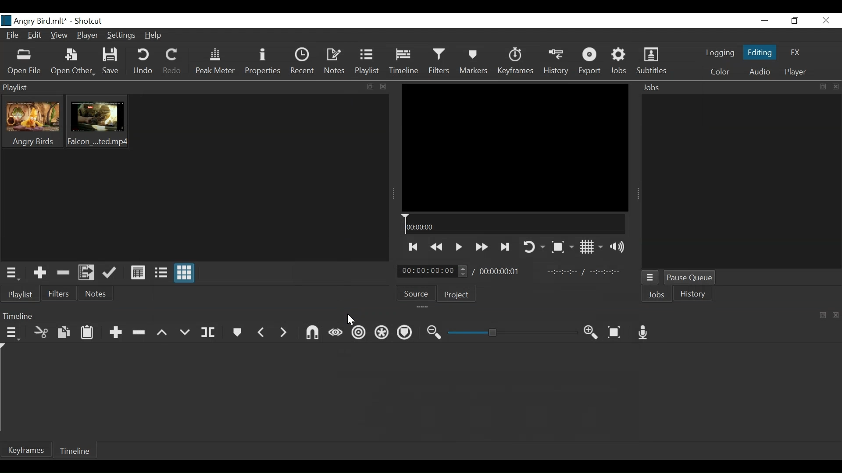 This screenshot has height=473, width=842. What do you see at coordinates (36, 35) in the screenshot?
I see `Edit` at bounding box center [36, 35].